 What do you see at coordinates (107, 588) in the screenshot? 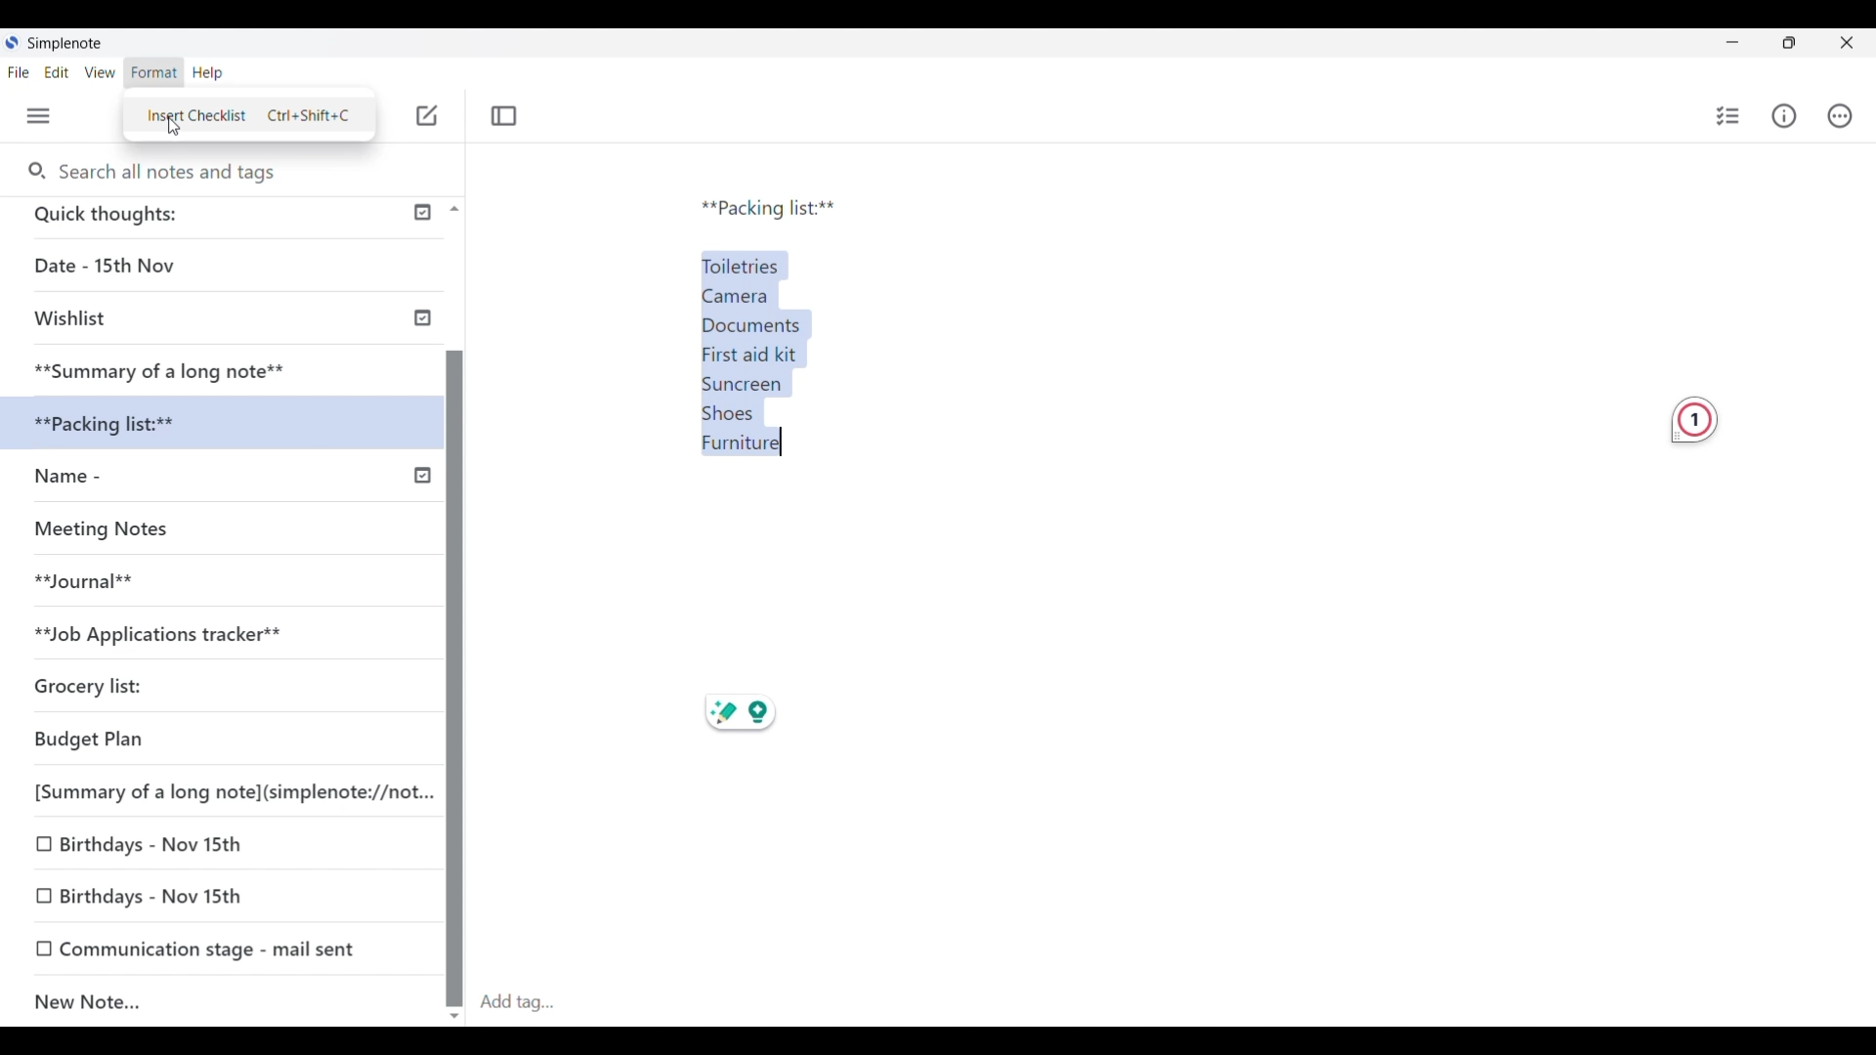
I see `Journal` at bounding box center [107, 588].